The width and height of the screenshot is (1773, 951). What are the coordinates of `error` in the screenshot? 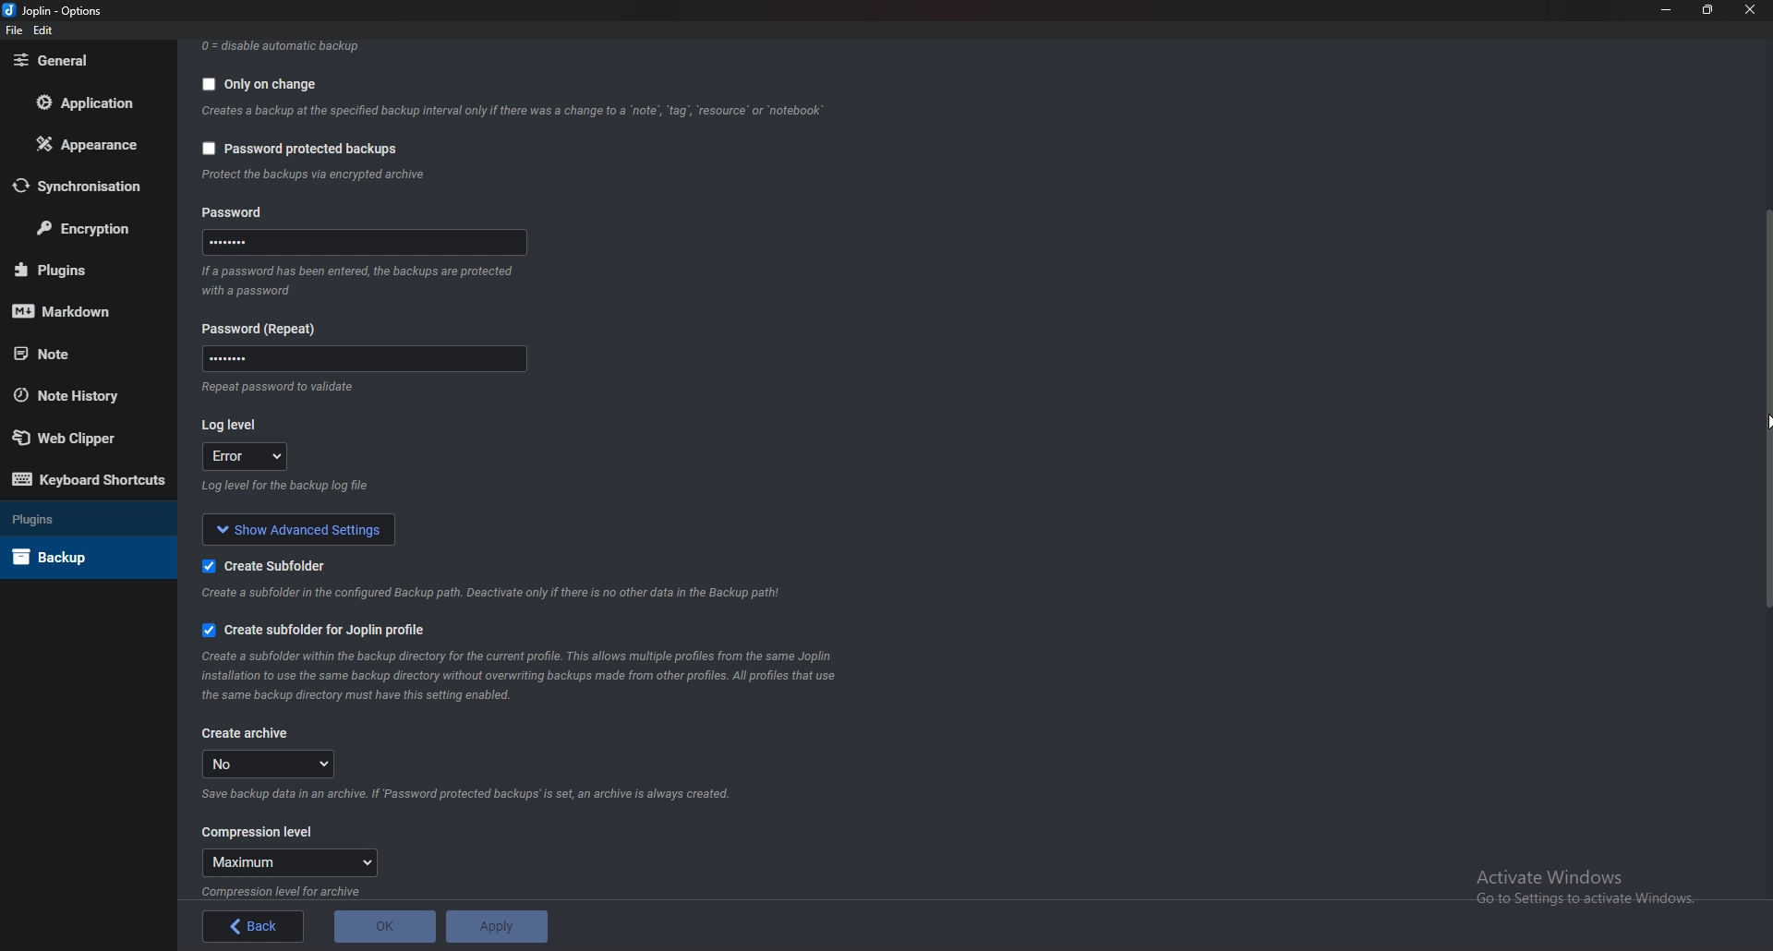 It's located at (243, 455).